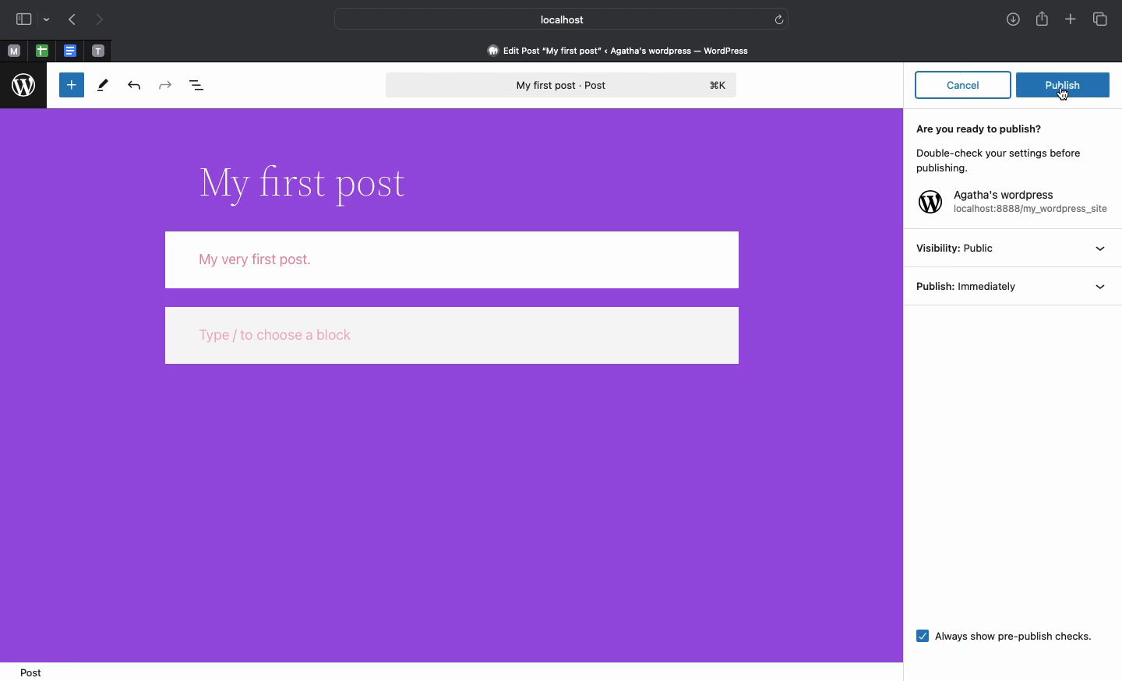 The image size is (1122, 681). What do you see at coordinates (48, 18) in the screenshot?
I see `drop-down` at bounding box center [48, 18].